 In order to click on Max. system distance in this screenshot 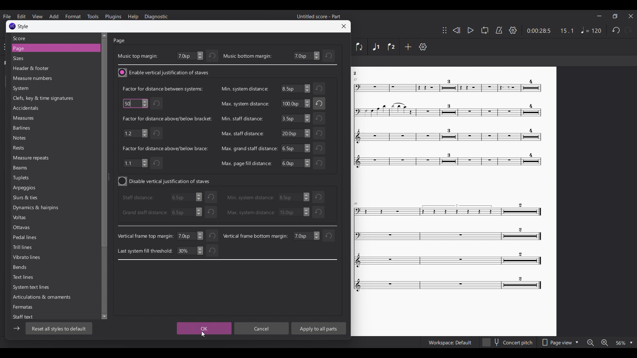, I will do `click(250, 212)`.